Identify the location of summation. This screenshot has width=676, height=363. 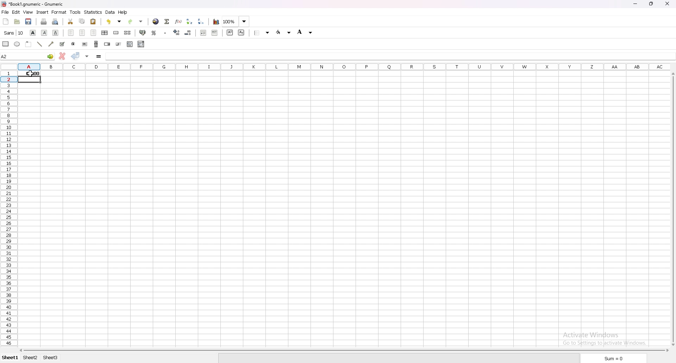
(167, 21).